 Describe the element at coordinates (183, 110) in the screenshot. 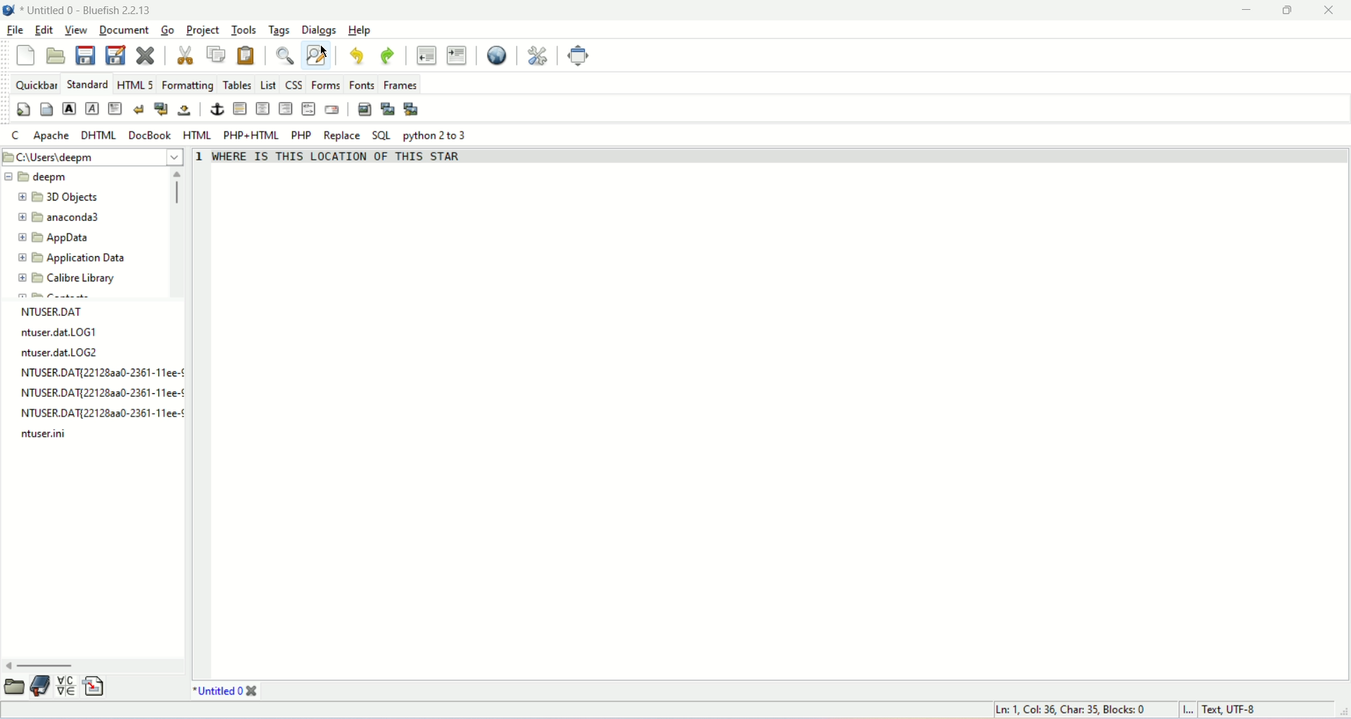

I see `non breaking space` at that location.